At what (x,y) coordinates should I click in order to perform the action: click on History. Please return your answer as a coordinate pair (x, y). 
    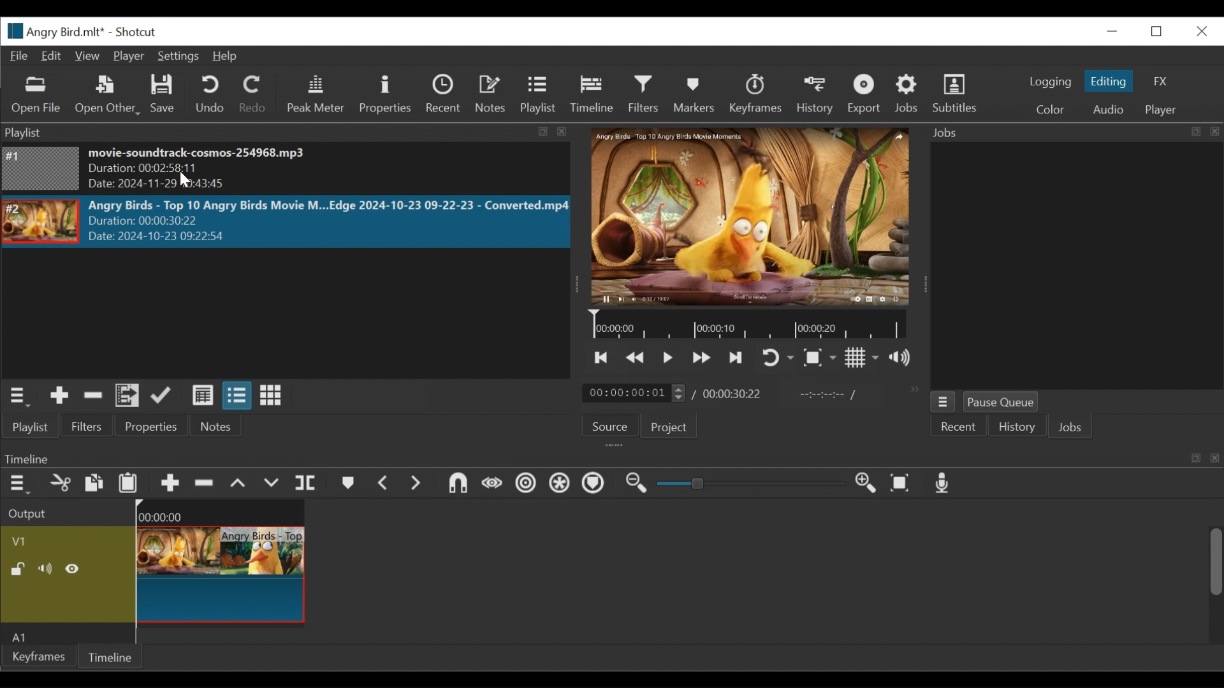
    Looking at the image, I should click on (1016, 427).